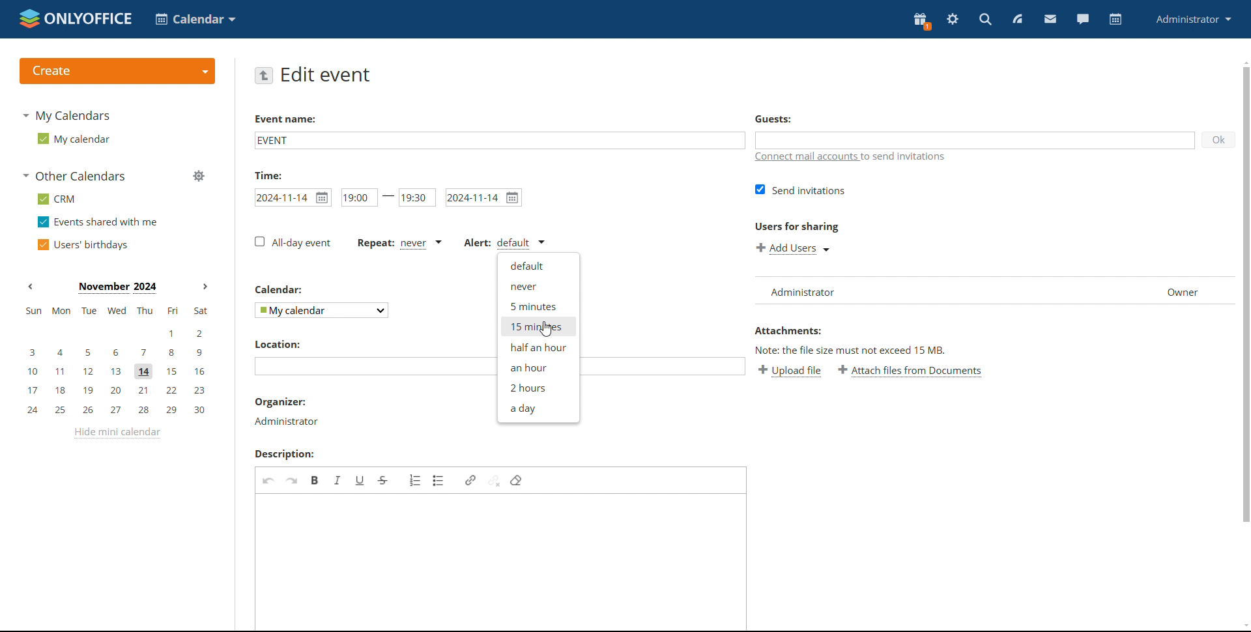 This screenshot has height=632, width=1251. What do you see at coordinates (538, 367) in the screenshot?
I see `an hour` at bounding box center [538, 367].